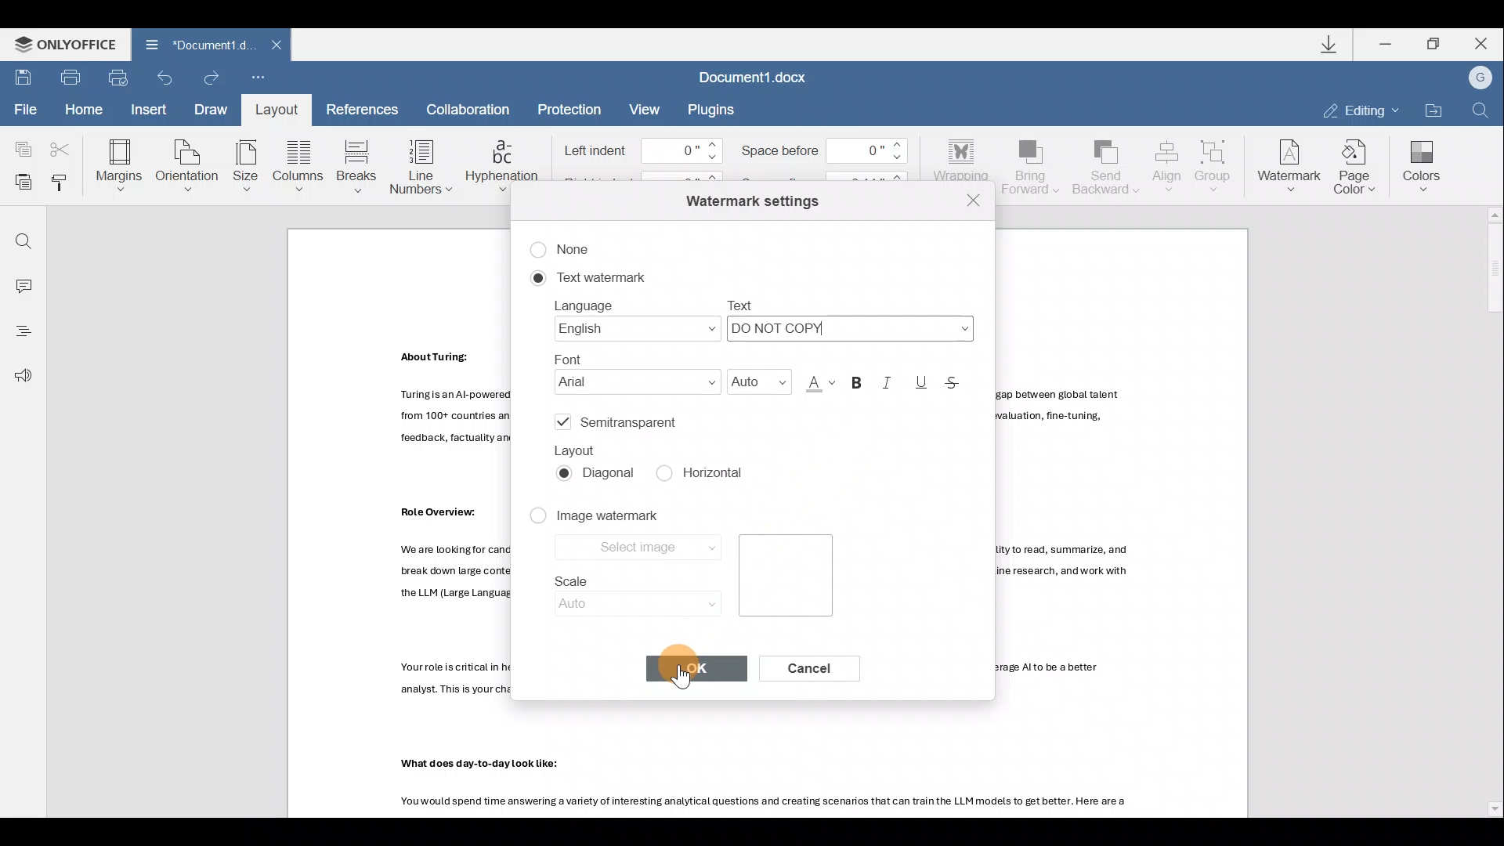  I want to click on Underline, so click(923, 381).